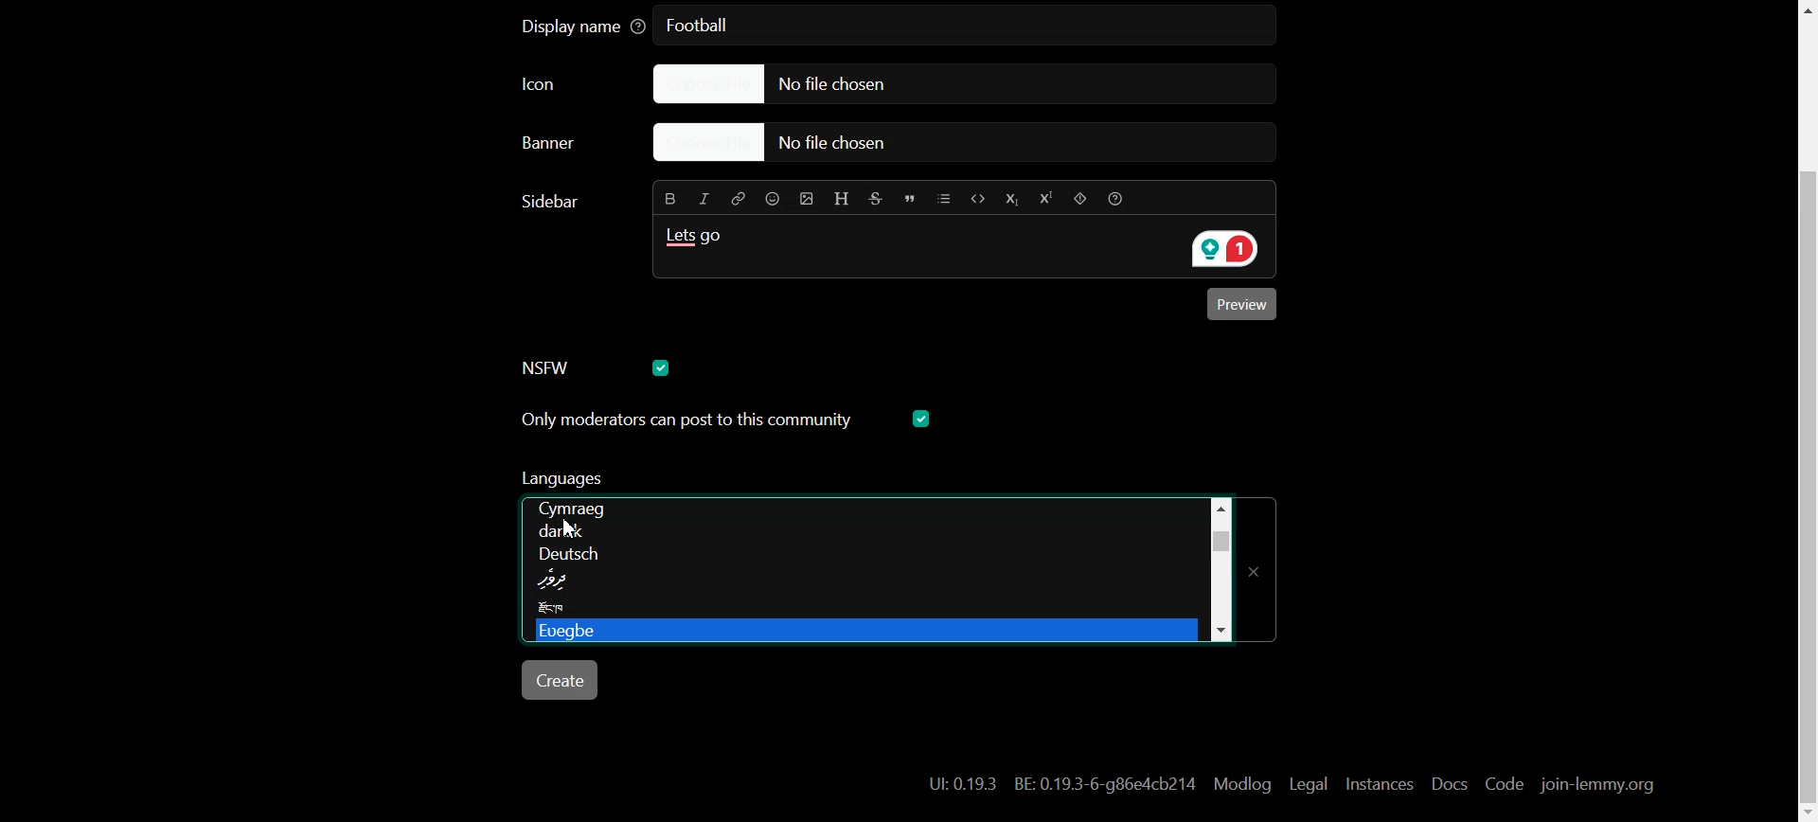 The width and height of the screenshot is (1818, 822). I want to click on Text, so click(704, 27).